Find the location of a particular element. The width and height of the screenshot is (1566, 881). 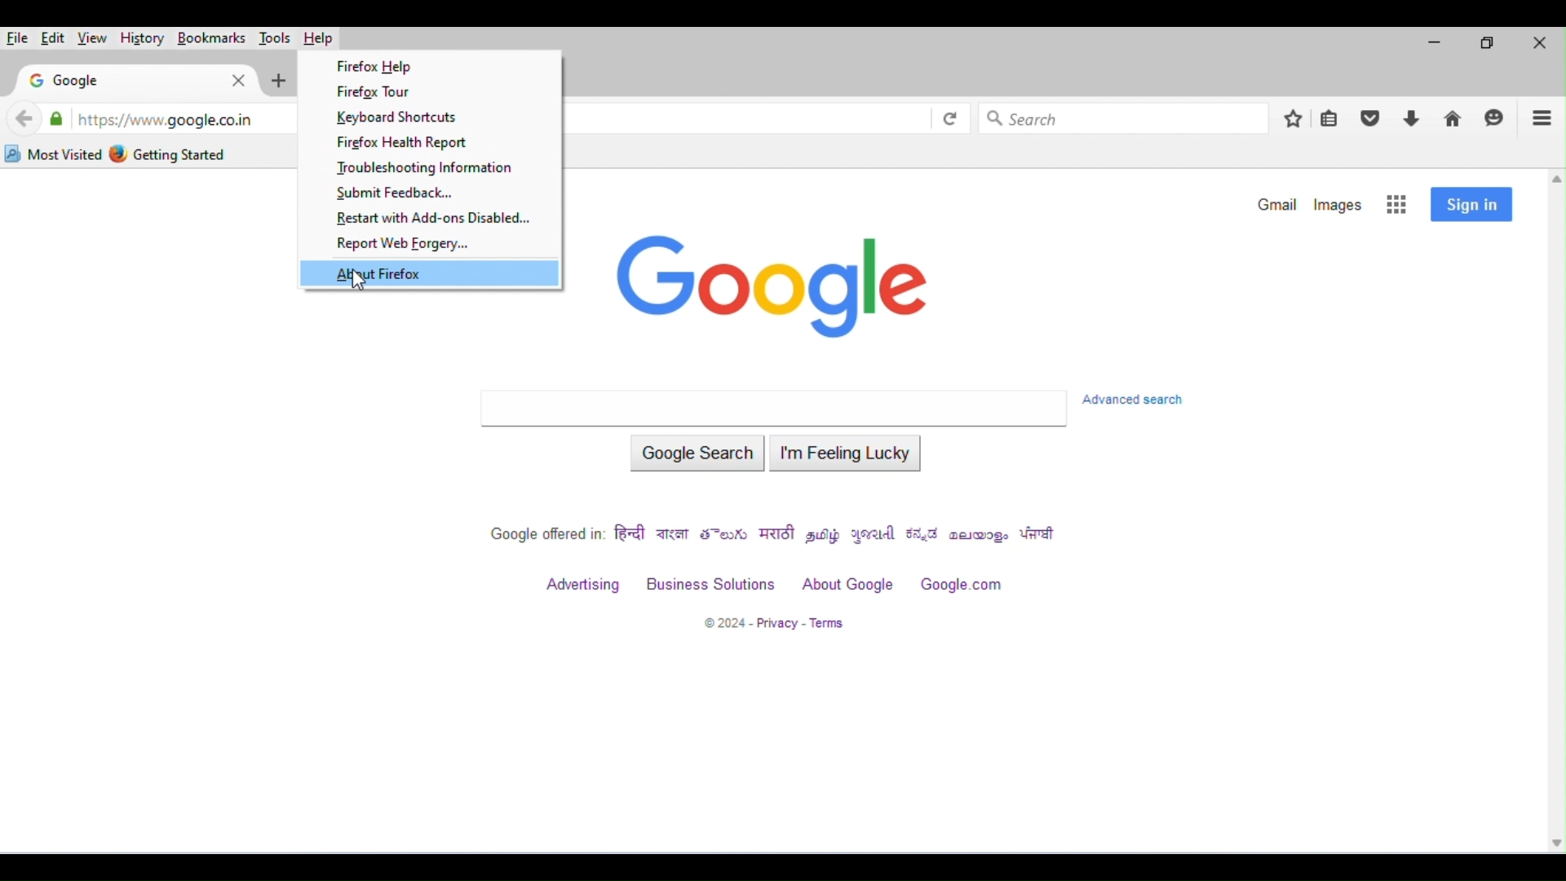

getting started is located at coordinates (171, 153).